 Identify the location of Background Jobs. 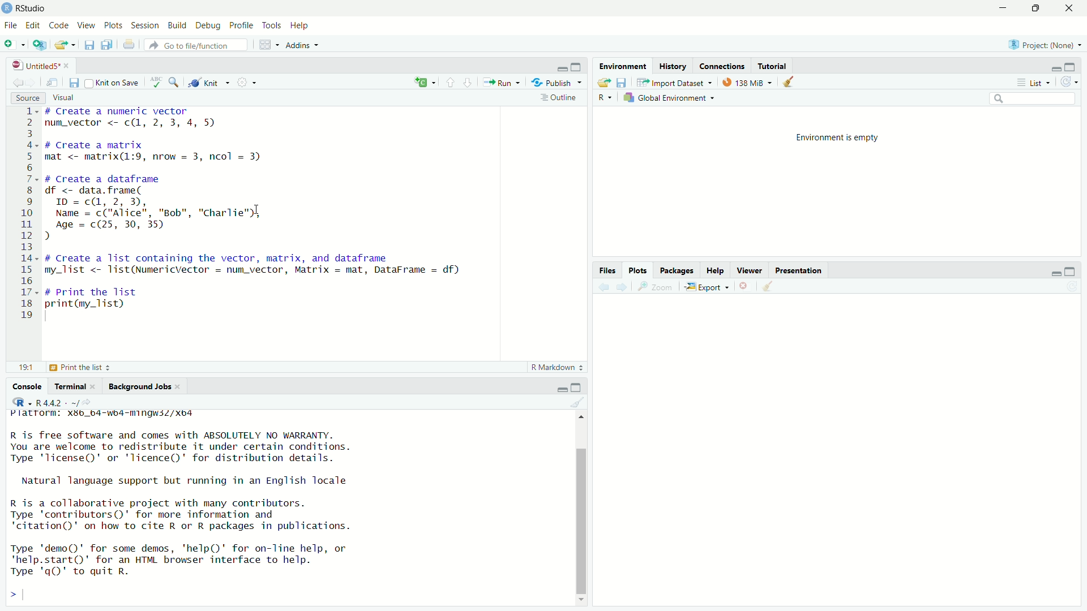
(144, 387).